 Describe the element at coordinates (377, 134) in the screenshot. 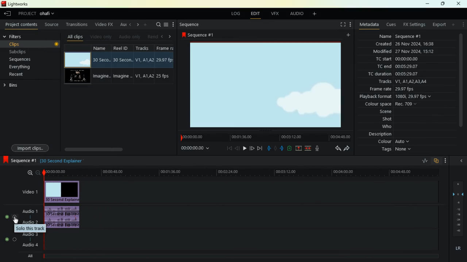

I see `description` at that location.